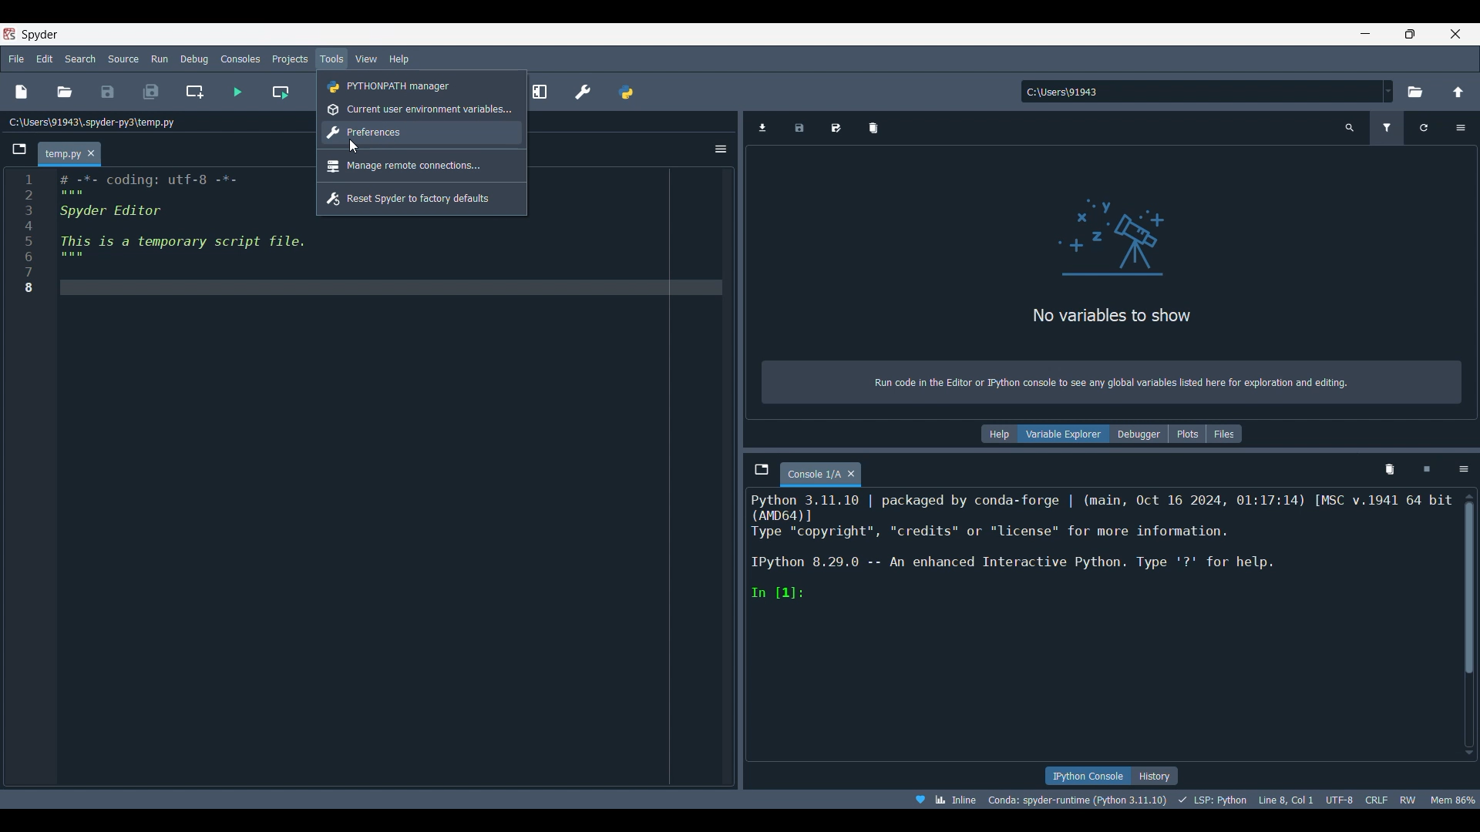 This screenshot has width=1480, height=832. I want to click on Options, so click(1460, 128).